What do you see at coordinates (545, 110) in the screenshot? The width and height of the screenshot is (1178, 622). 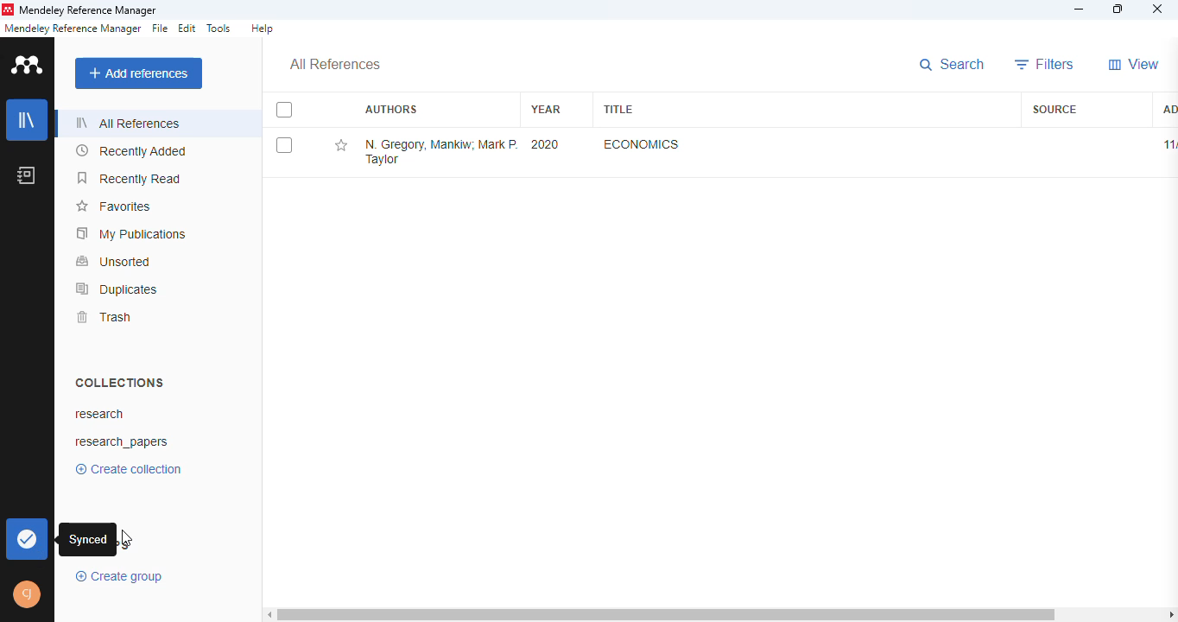 I see `year` at bounding box center [545, 110].